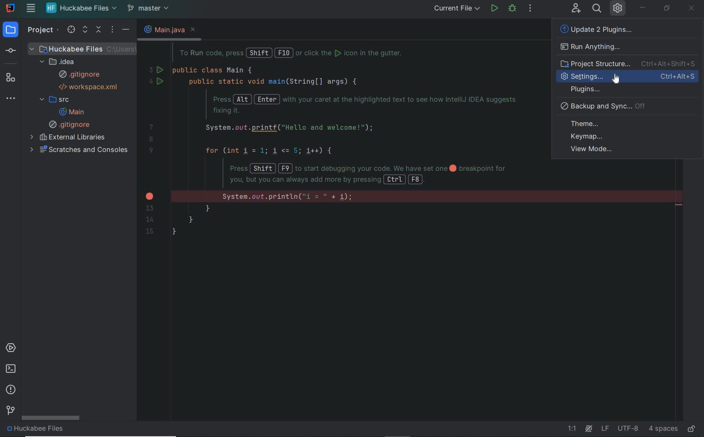 This screenshot has height=437, width=704. What do you see at coordinates (457, 9) in the screenshot?
I see `current file` at bounding box center [457, 9].